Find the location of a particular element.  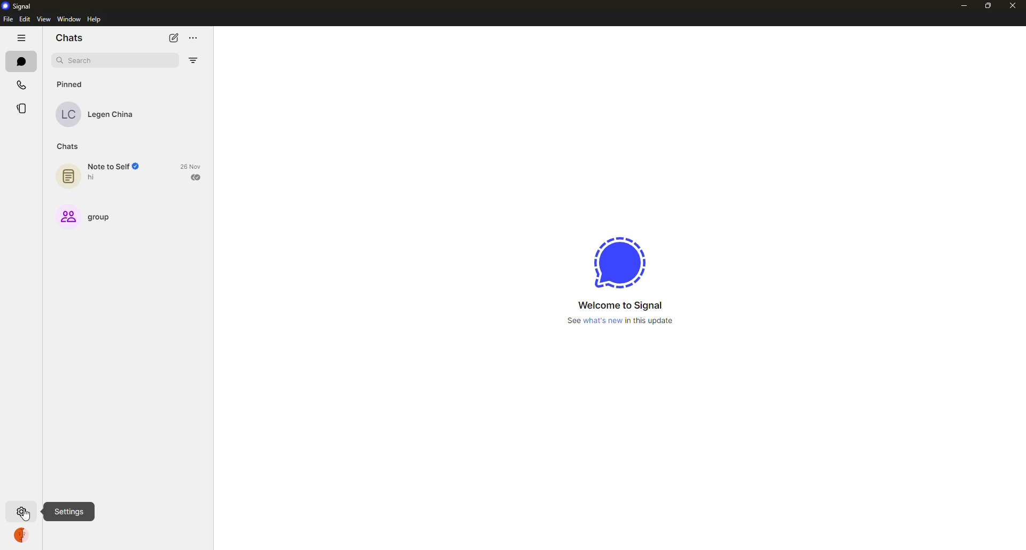

hi is located at coordinates (97, 179).